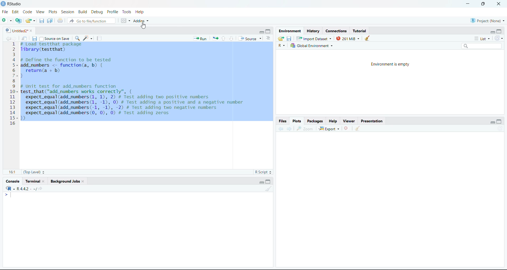 This screenshot has height=270, width=507. I want to click on typing cursor, so click(9, 195).